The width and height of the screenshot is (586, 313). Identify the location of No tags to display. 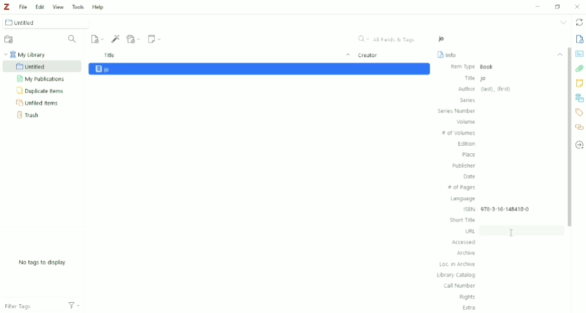
(46, 262).